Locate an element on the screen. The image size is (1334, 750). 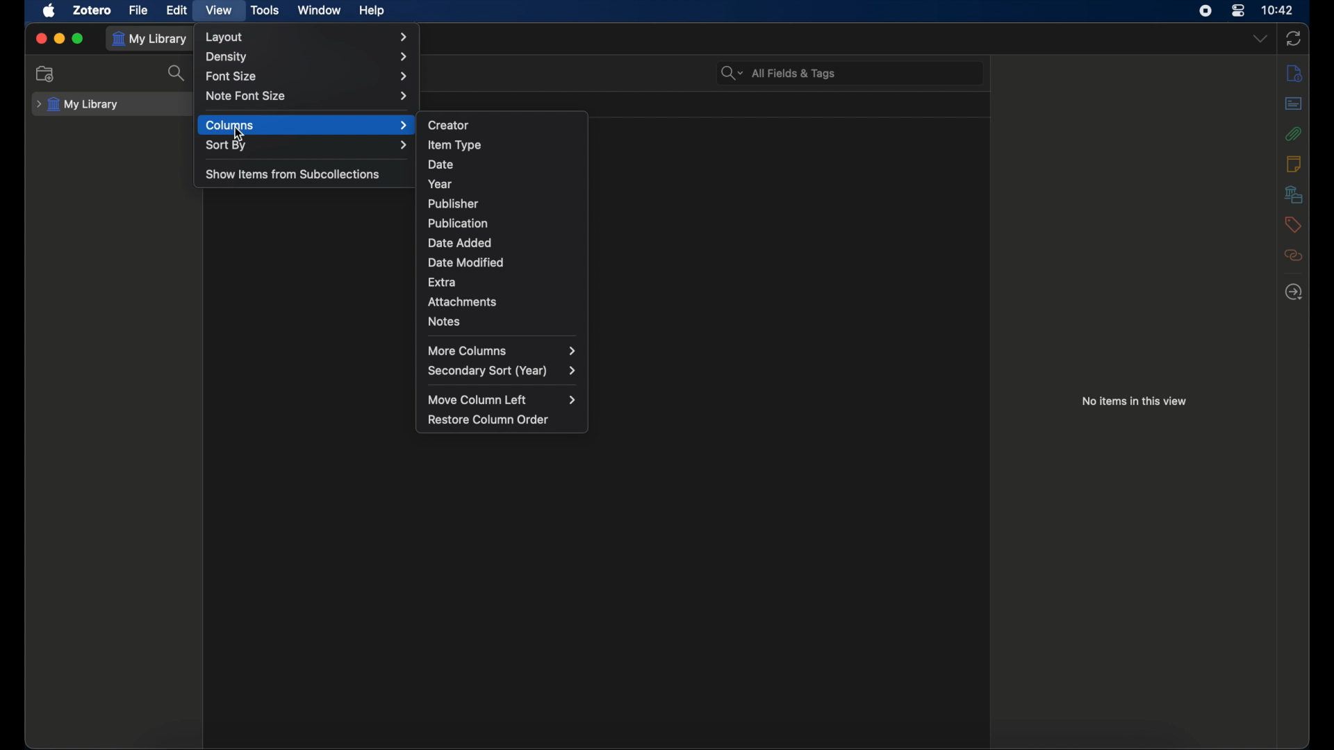
locate is located at coordinates (1294, 292).